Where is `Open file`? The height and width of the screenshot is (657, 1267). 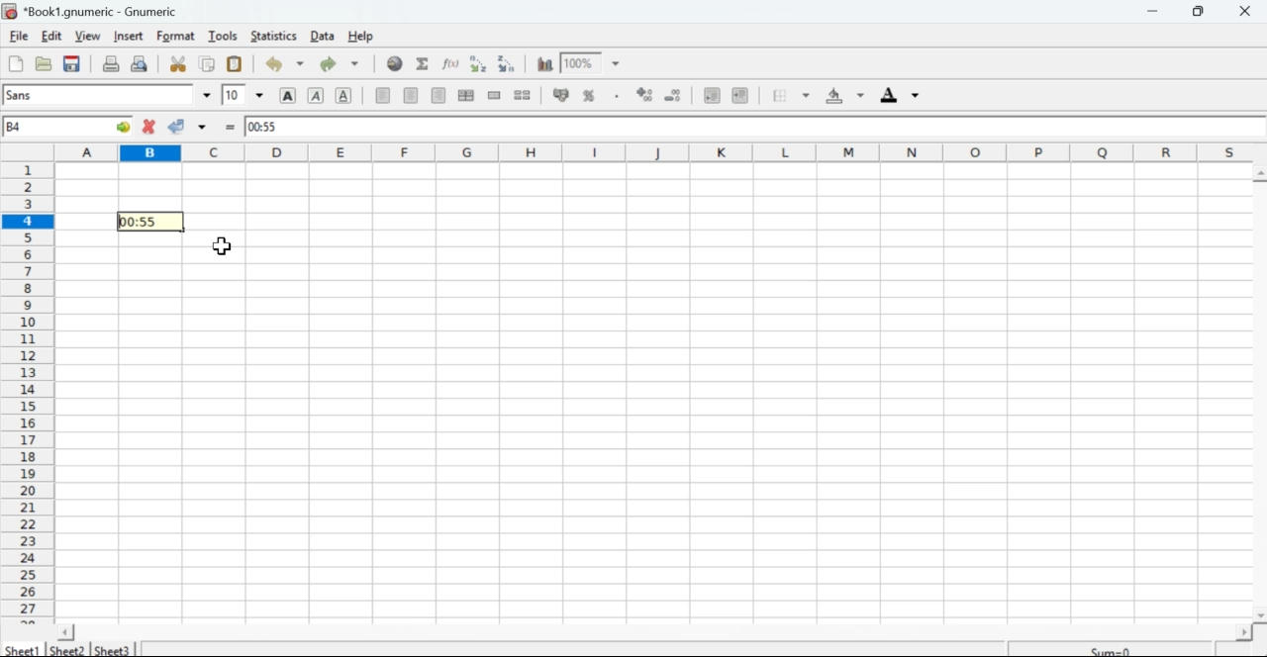 Open file is located at coordinates (45, 66).